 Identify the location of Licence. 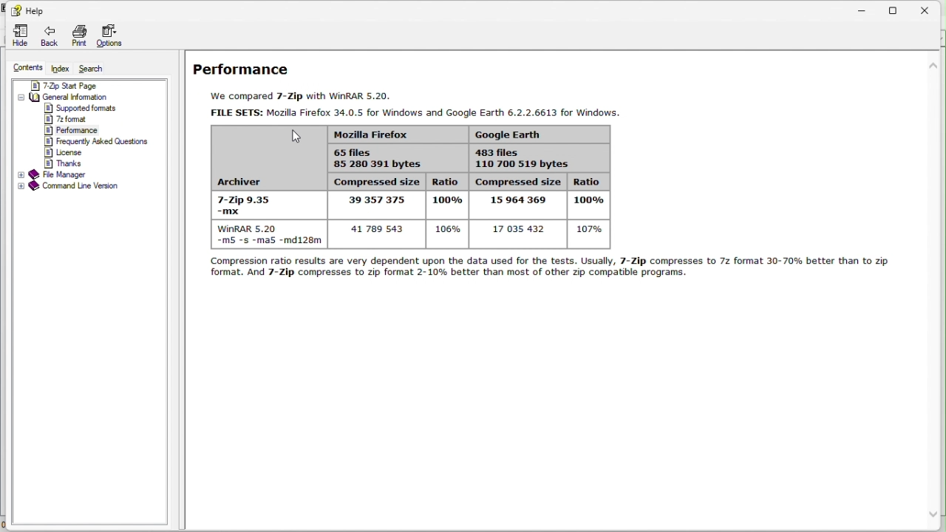
(67, 152).